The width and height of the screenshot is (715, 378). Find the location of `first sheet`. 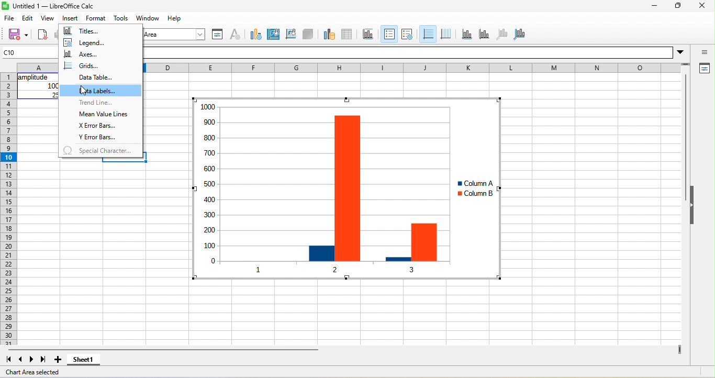

first sheet is located at coordinates (7, 359).